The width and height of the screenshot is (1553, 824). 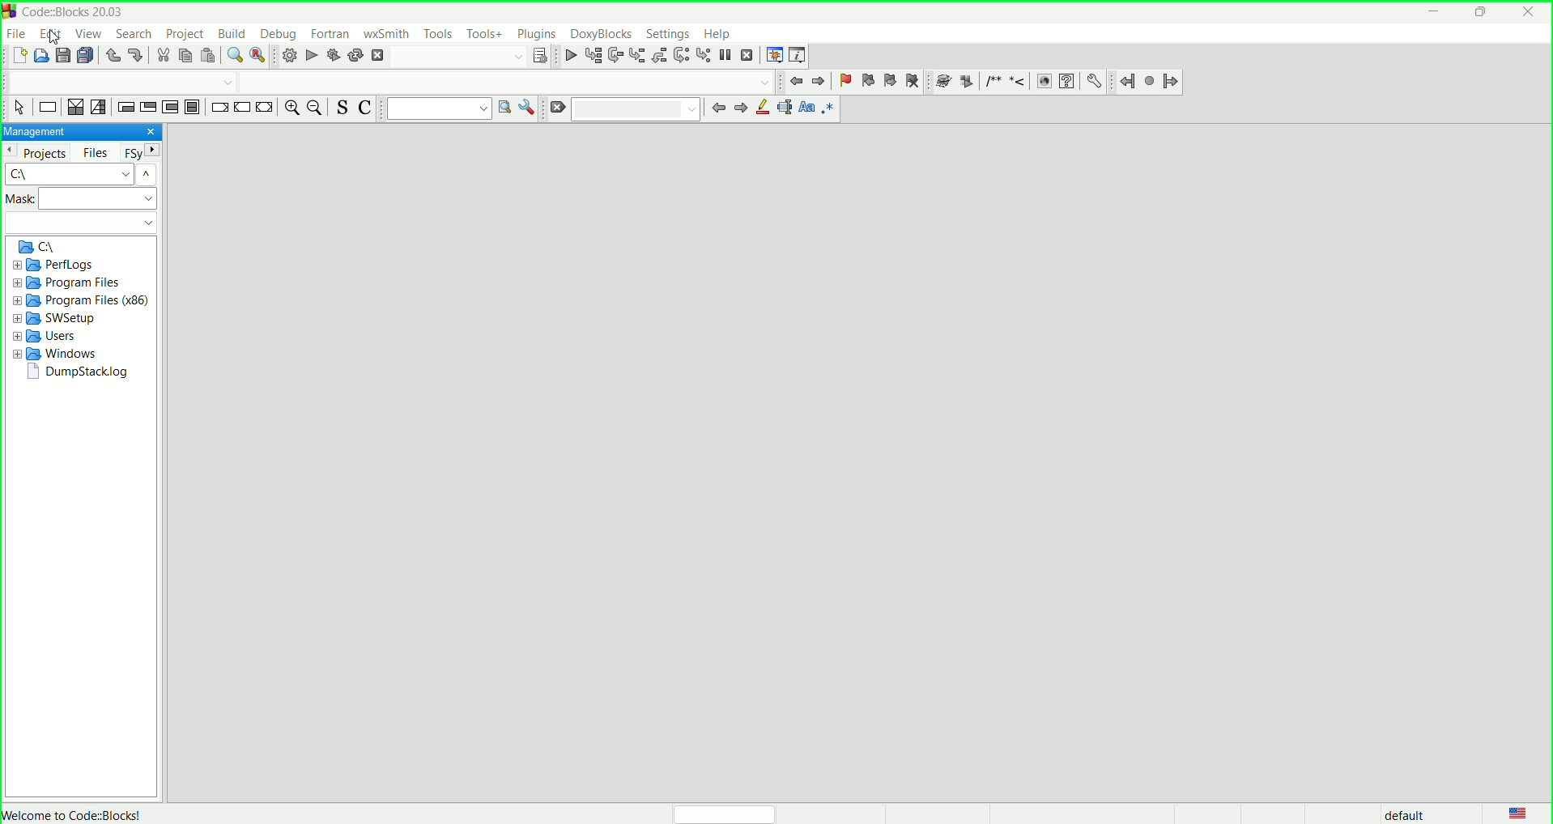 What do you see at coordinates (1399, 813) in the screenshot?
I see `default` at bounding box center [1399, 813].